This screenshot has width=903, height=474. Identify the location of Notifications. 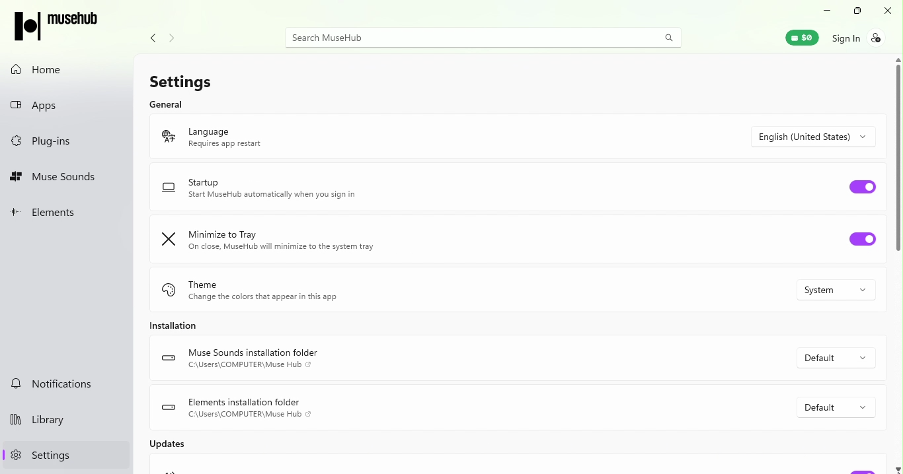
(50, 384).